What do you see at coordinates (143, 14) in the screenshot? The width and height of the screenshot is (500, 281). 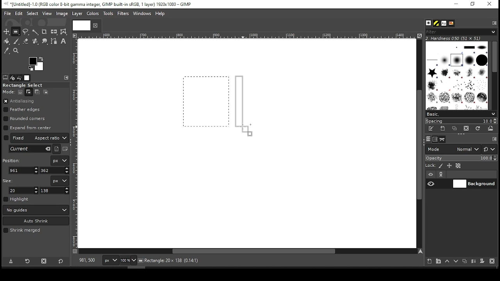 I see `windows` at bounding box center [143, 14].